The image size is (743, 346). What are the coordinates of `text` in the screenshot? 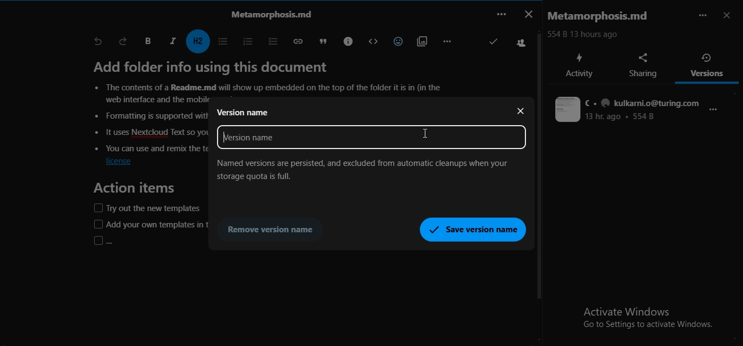 It's located at (268, 14).